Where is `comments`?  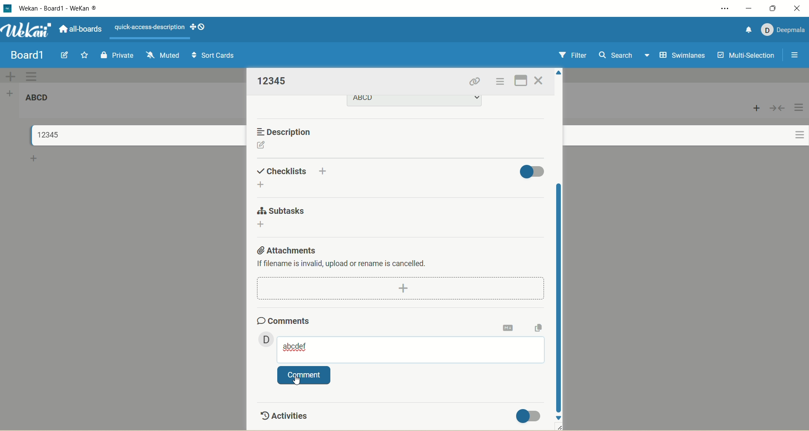
comments is located at coordinates (283, 319).